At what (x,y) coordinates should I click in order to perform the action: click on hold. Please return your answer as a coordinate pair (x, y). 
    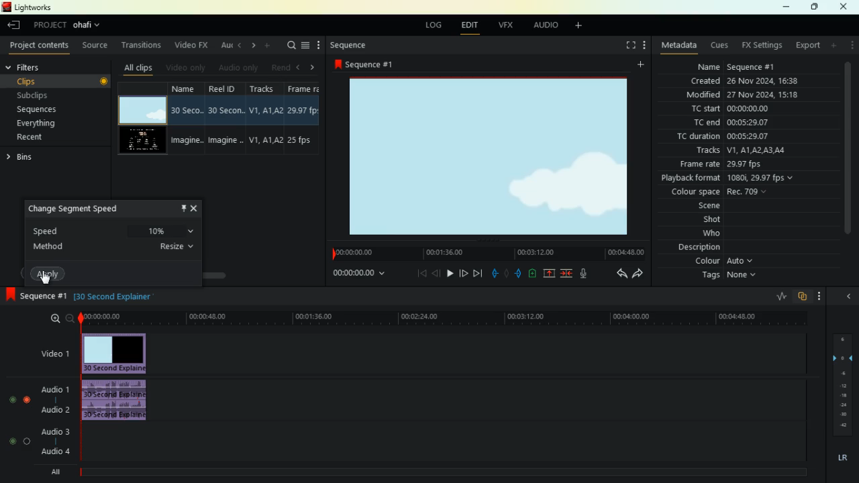
    Looking at the image, I should click on (506, 272).